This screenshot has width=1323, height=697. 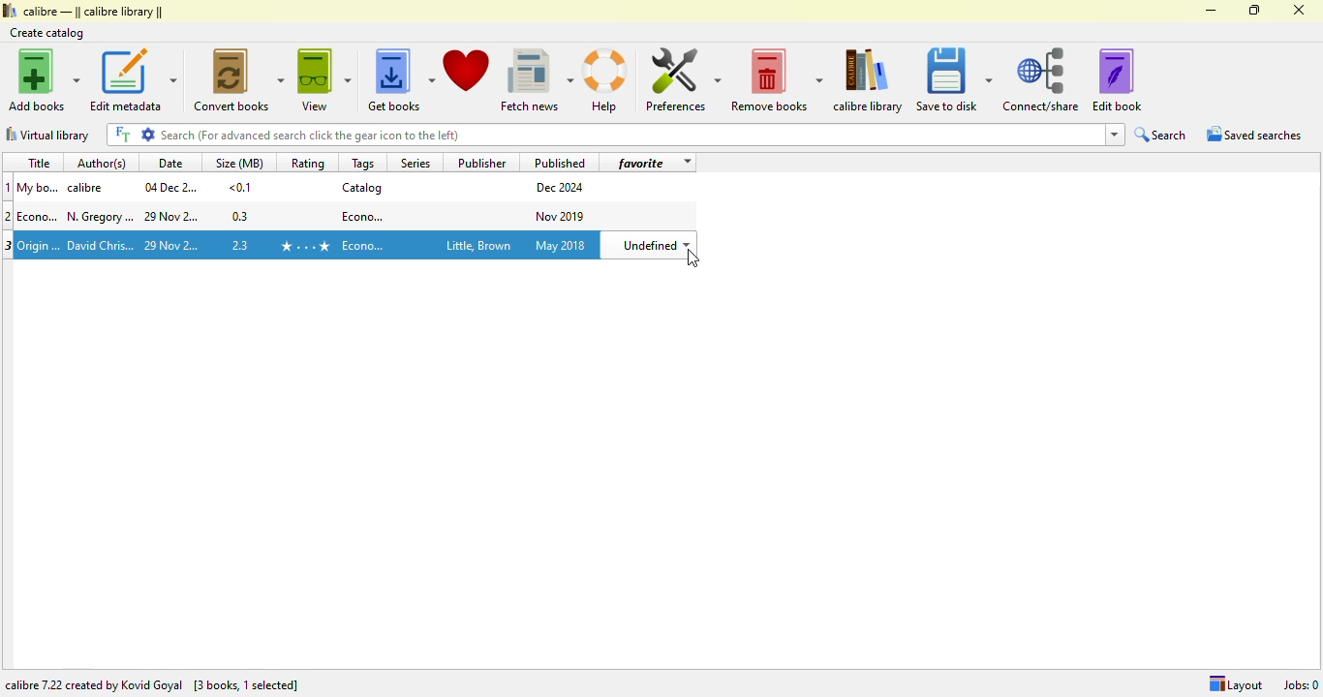 What do you see at coordinates (1298, 10) in the screenshot?
I see `close` at bounding box center [1298, 10].